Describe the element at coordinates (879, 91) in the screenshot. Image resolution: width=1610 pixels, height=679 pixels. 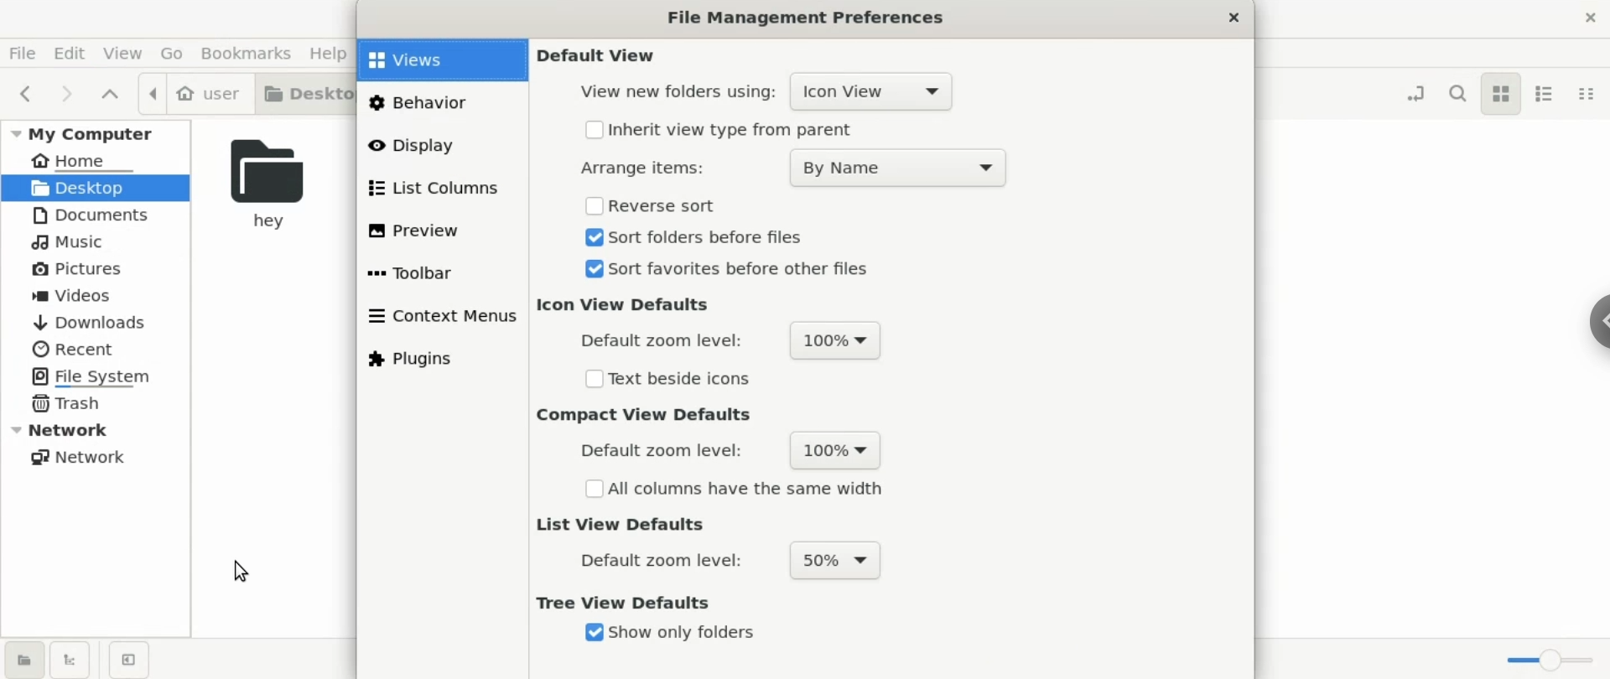
I see `icon view` at that location.